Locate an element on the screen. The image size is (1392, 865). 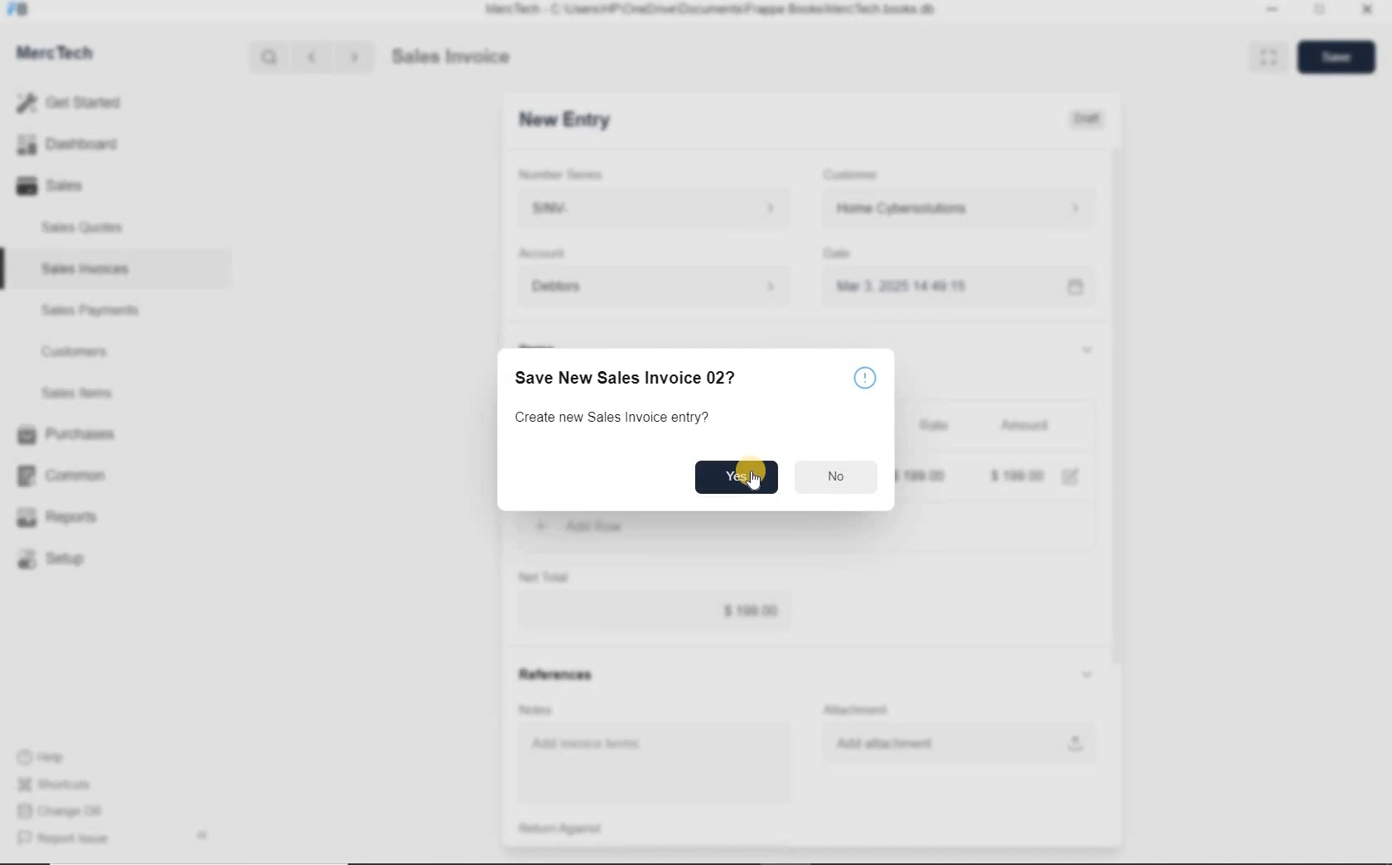
Amount is located at coordinates (1024, 427).